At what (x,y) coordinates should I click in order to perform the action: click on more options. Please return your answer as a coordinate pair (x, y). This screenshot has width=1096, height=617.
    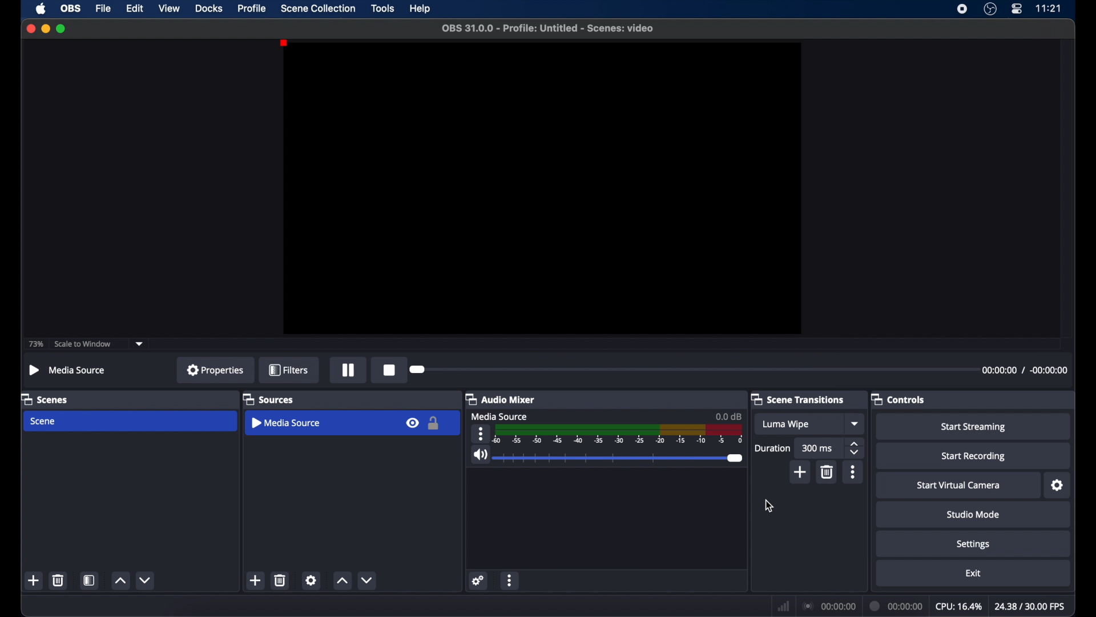
    Looking at the image, I should click on (853, 472).